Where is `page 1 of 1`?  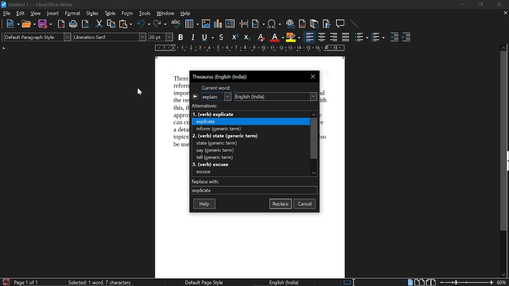
page 1 of 1 is located at coordinates (27, 282).